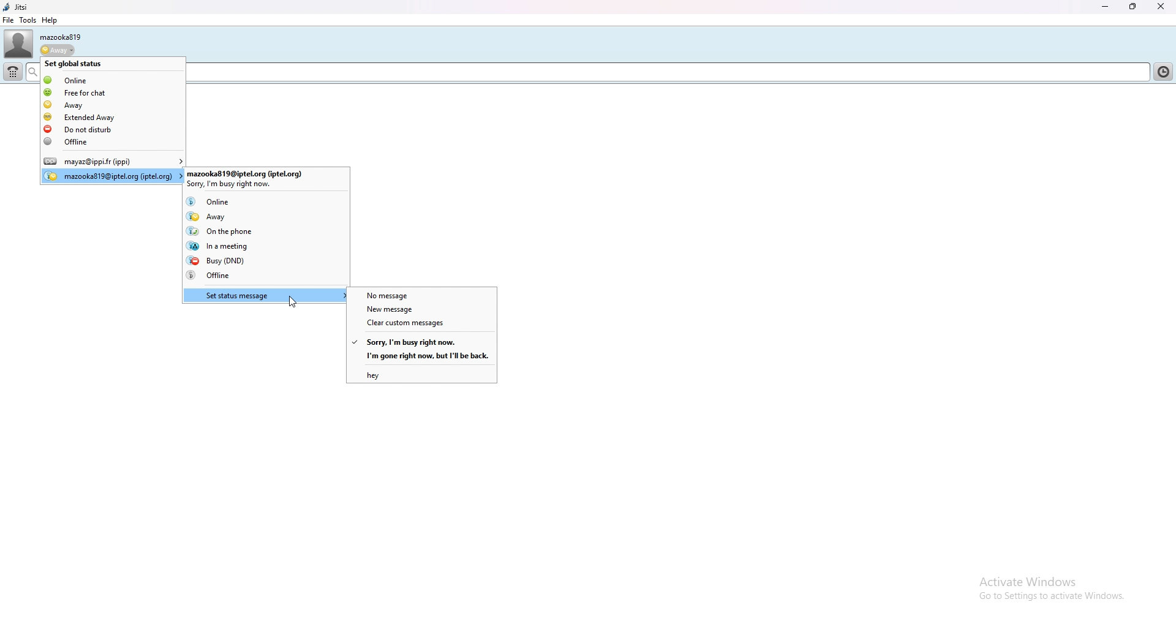 Image resolution: width=1176 pixels, height=632 pixels. Describe the element at coordinates (292, 303) in the screenshot. I see `cursor` at that location.